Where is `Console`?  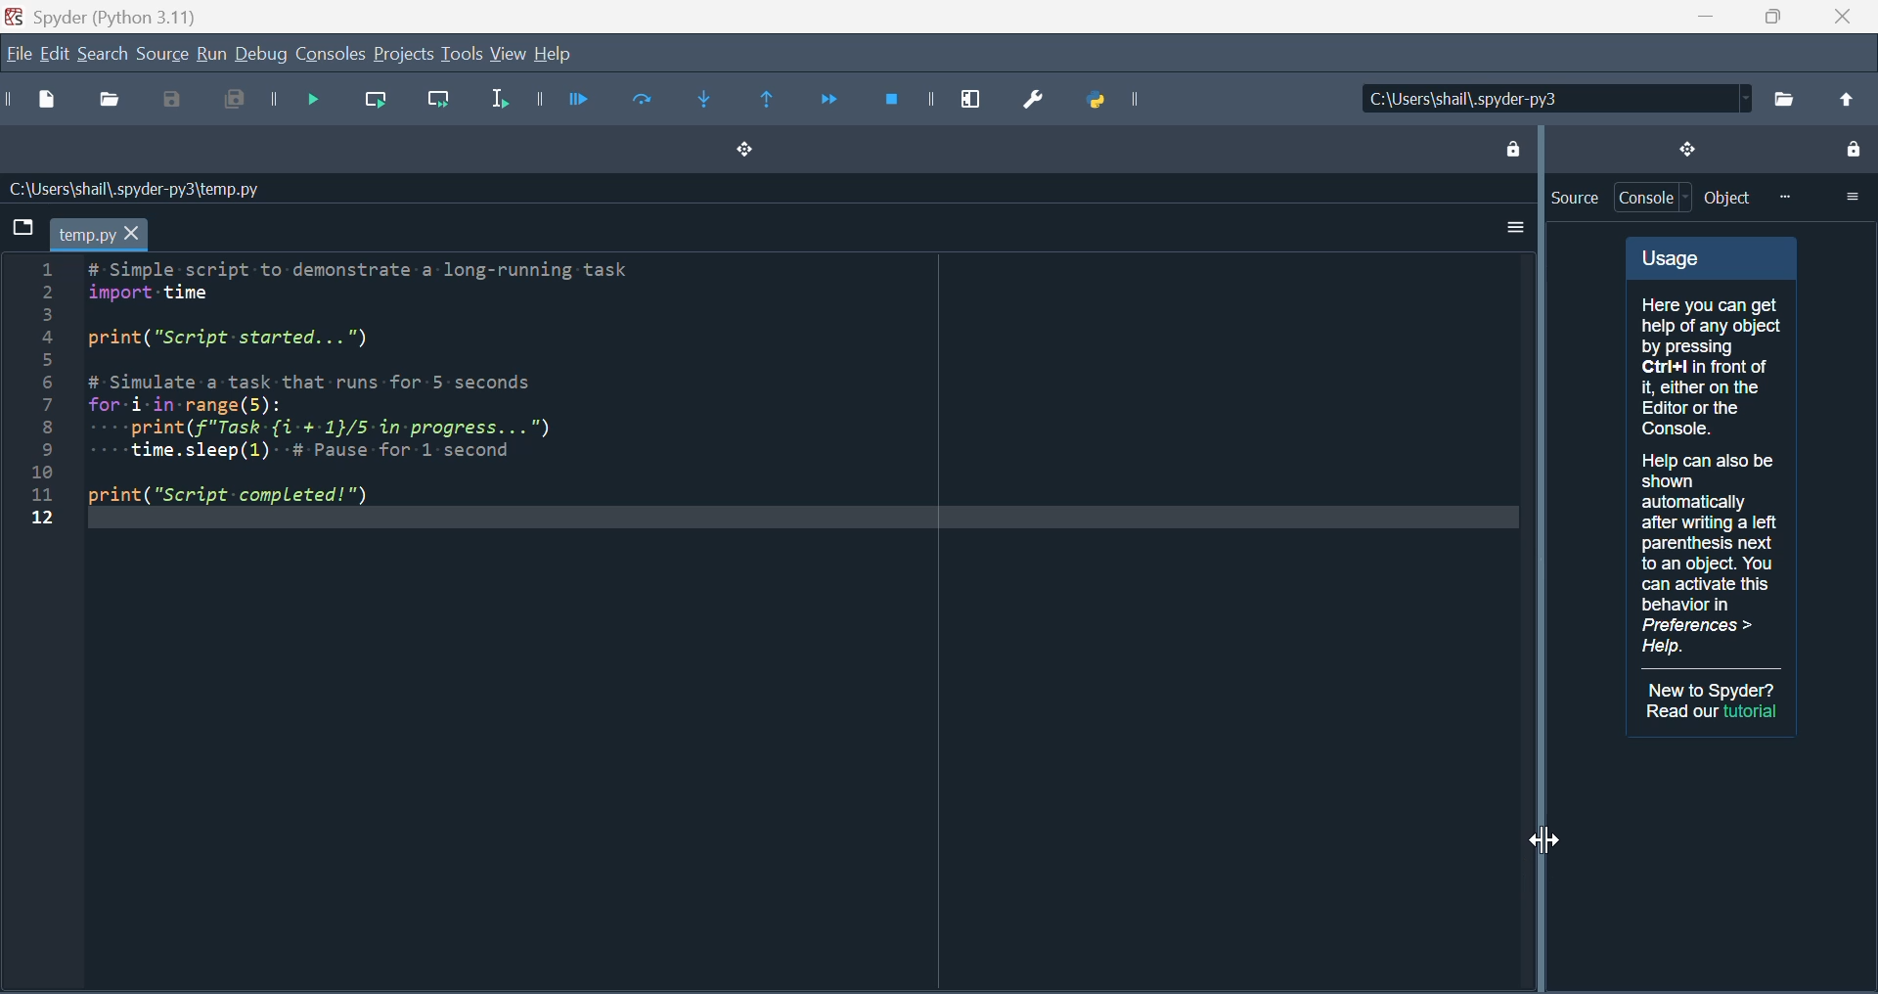
Console is located at coordinates (332, 55).